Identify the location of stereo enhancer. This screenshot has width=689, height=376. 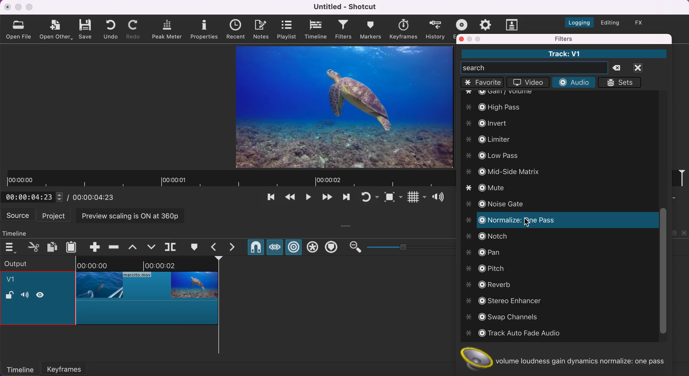
(511, 300).